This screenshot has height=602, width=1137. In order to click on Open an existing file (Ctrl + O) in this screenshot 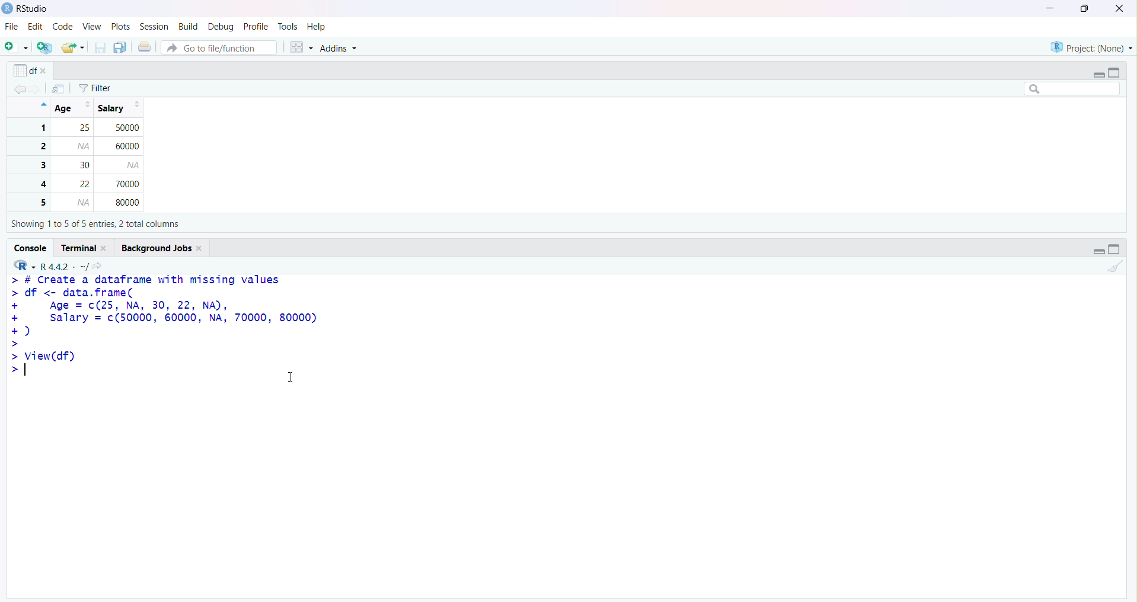, I will do `click(73, 47)`.